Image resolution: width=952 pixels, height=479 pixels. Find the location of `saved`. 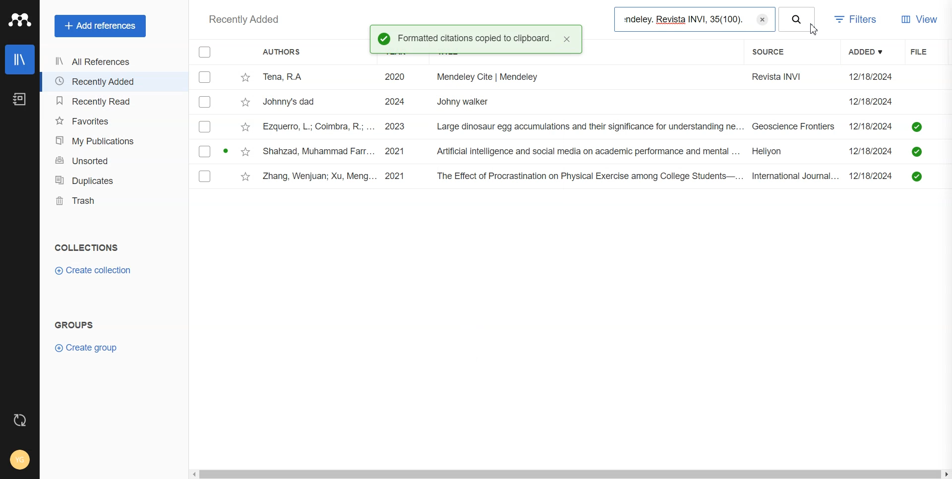

saved is located at coordinates (917, 126).